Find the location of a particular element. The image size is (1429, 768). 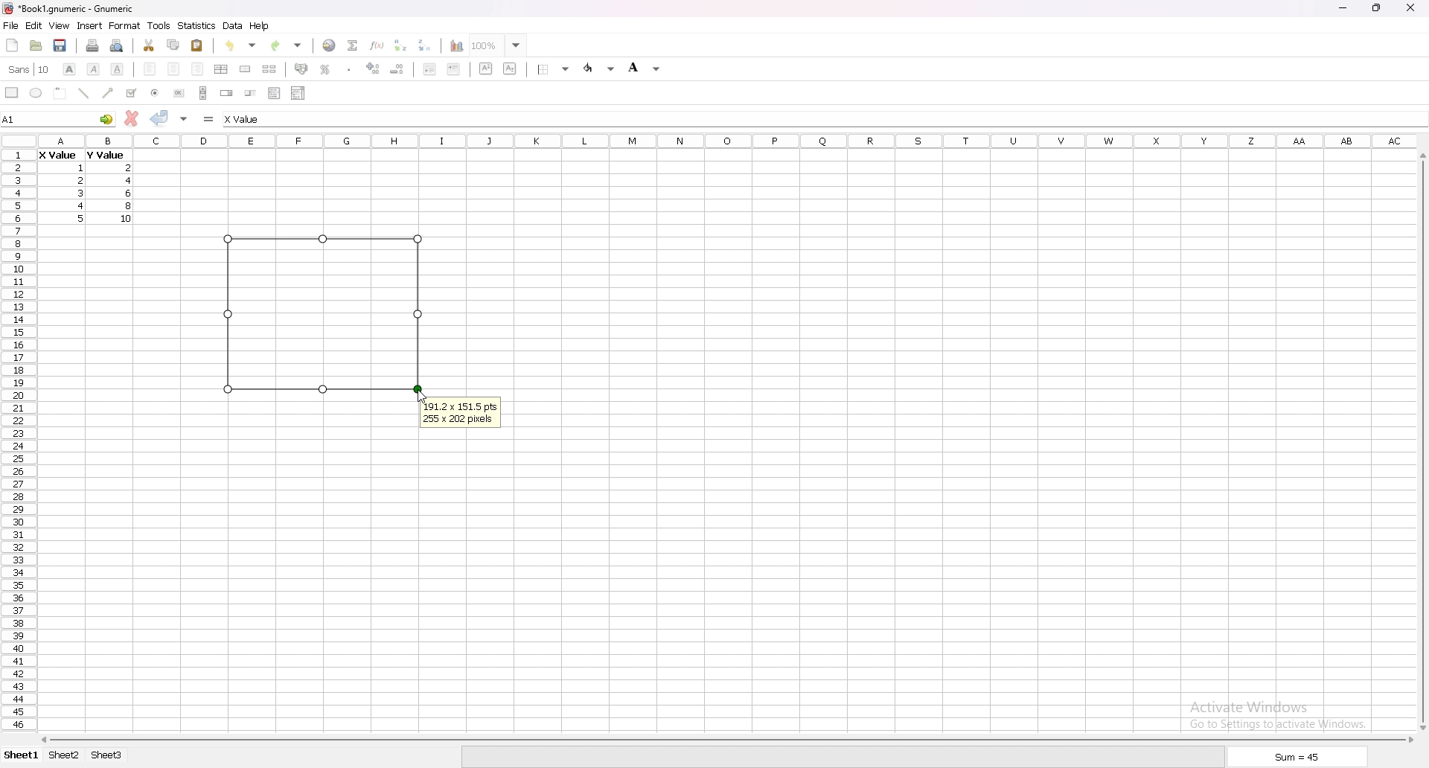

value is located at coordinates (127, 218).